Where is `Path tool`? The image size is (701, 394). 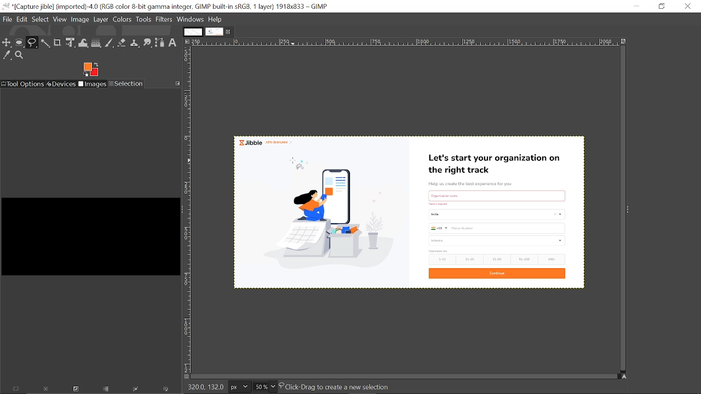 Path tool is located at coordinates (160, 43).